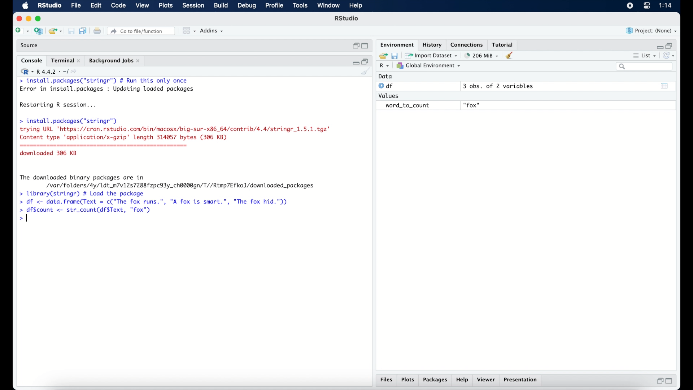 This screenshot has width=693, height=390. I want to click on minimize, so click(355, 62).